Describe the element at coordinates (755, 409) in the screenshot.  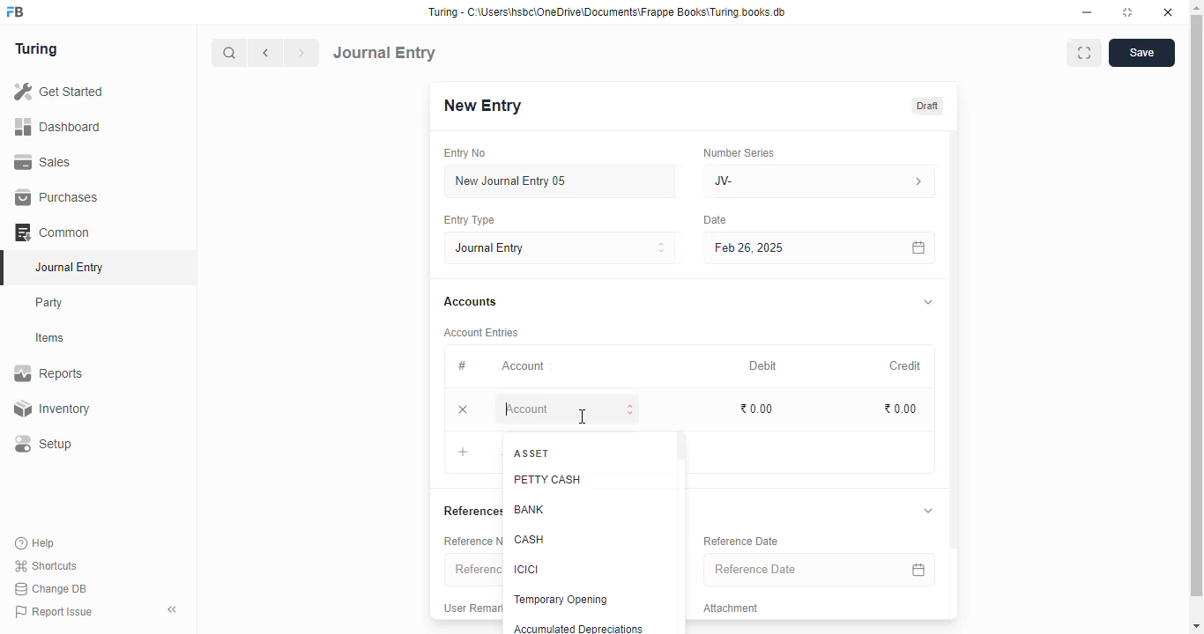
I see `₹0.00` at that location.